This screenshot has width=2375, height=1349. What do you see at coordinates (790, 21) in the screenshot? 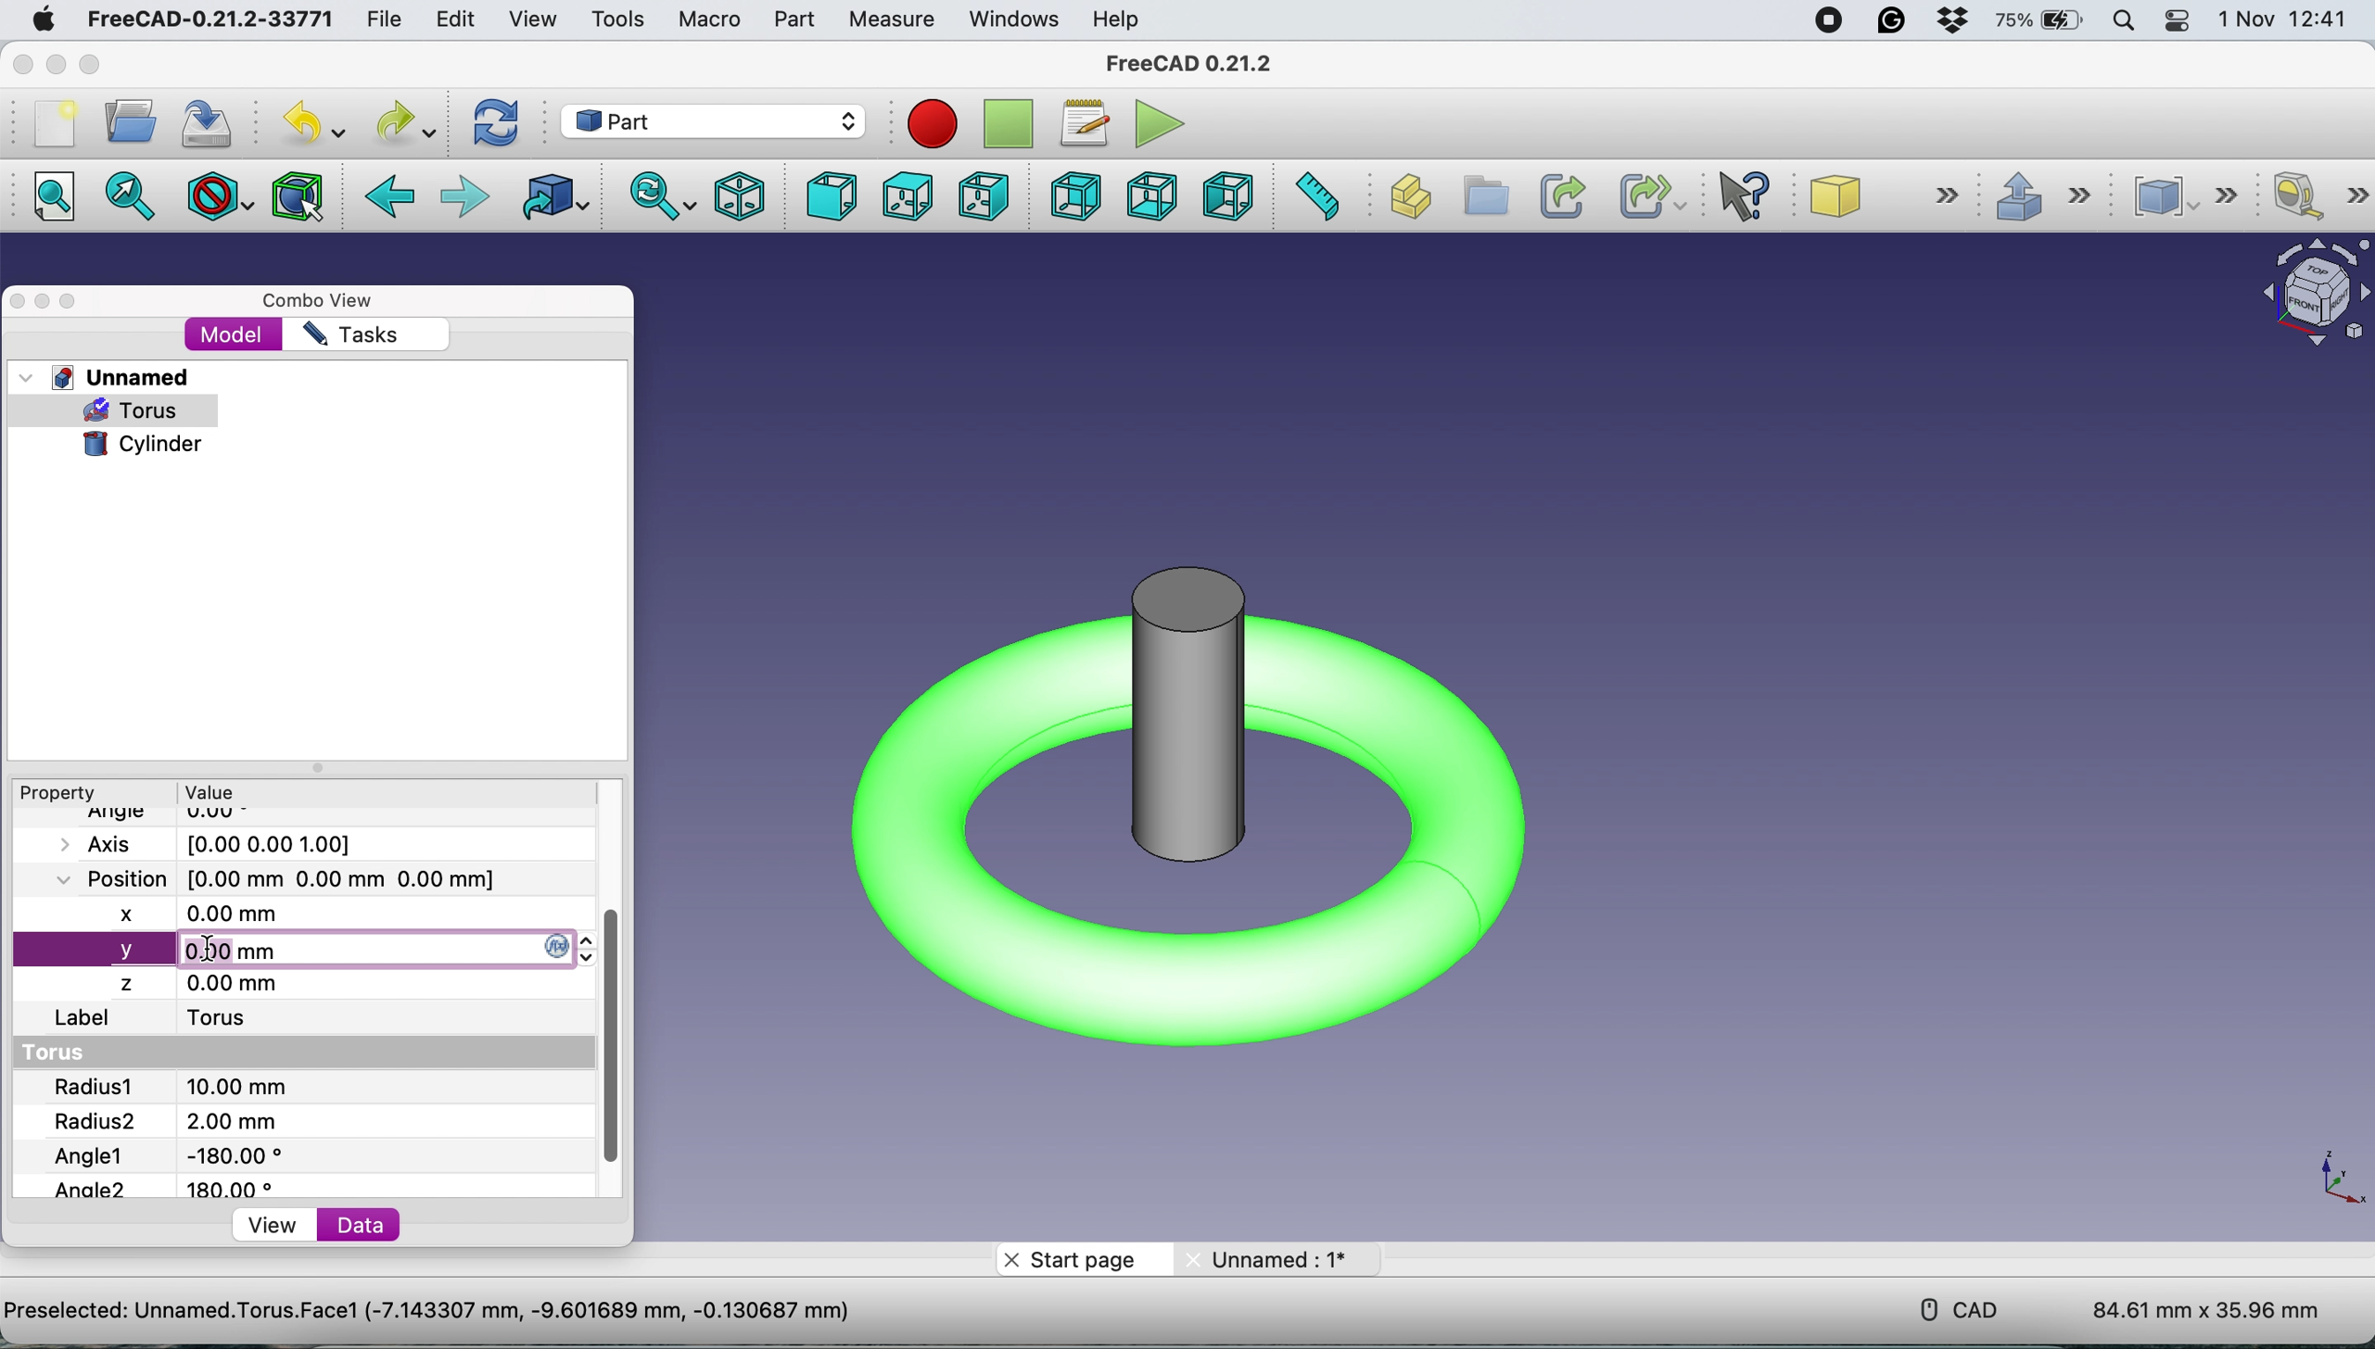
I see `part` at bounding box center [790, 21].